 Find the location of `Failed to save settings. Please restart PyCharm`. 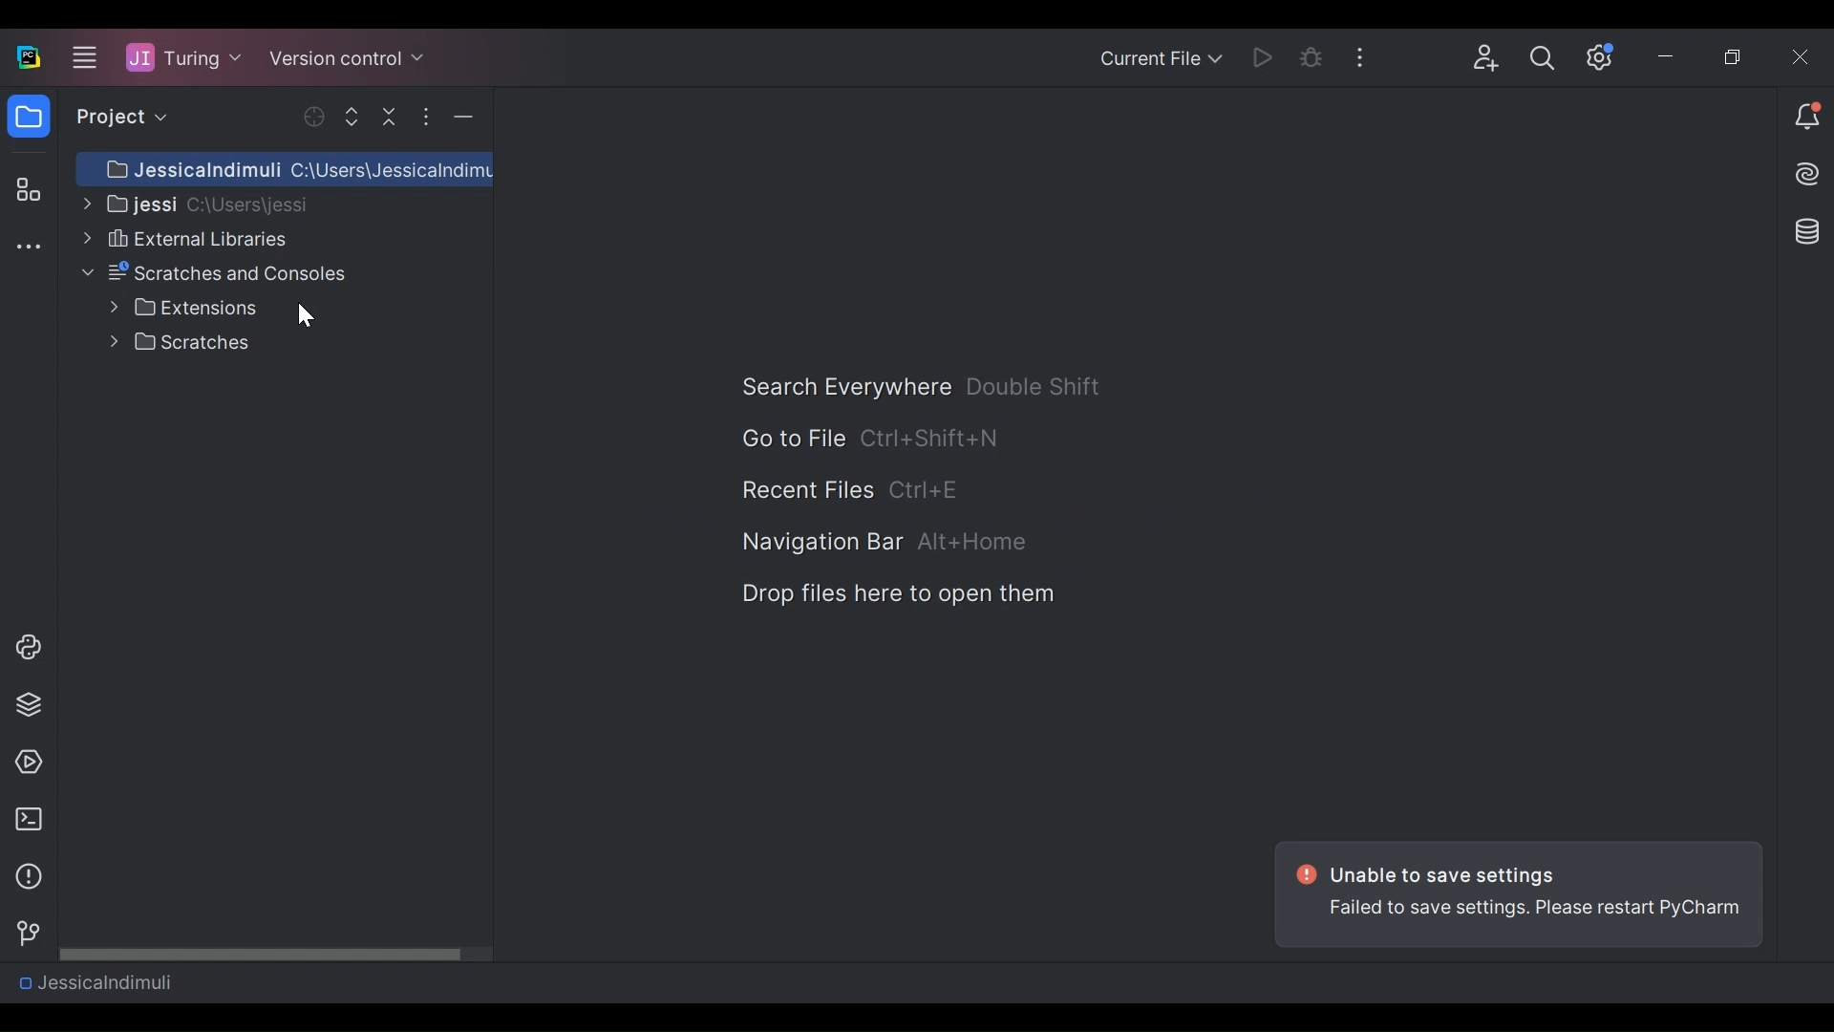

Failed to save settings. Please restart PyCharm is located at coordinates (1538, 917).